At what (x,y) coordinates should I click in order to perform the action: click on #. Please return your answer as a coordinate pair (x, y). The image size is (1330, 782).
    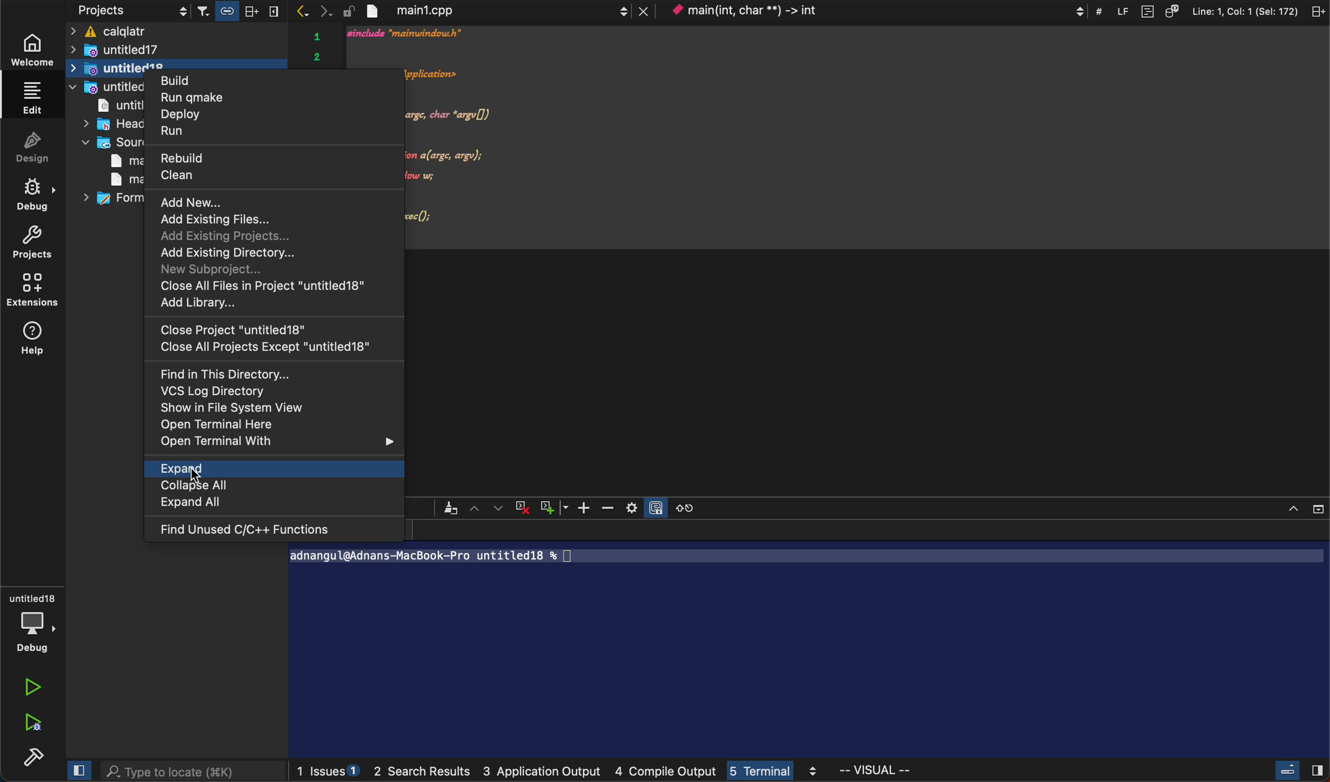
    Looking at the image, I should click on (1100, 10).